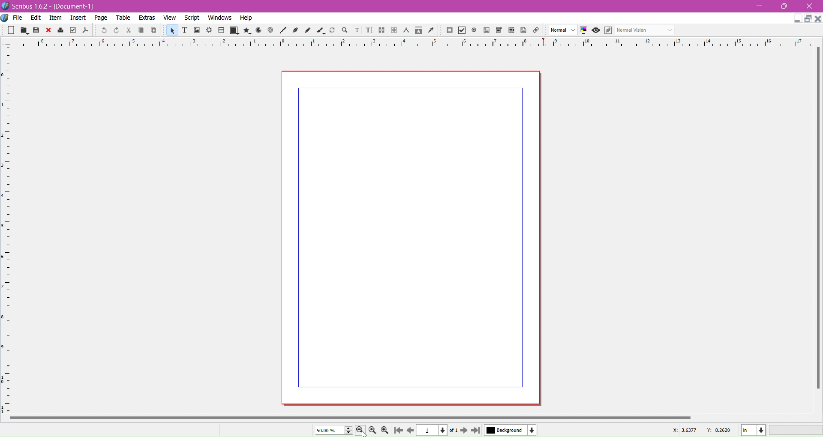  I want to click on Horizontal Scroll Bar, so click(380, 417).